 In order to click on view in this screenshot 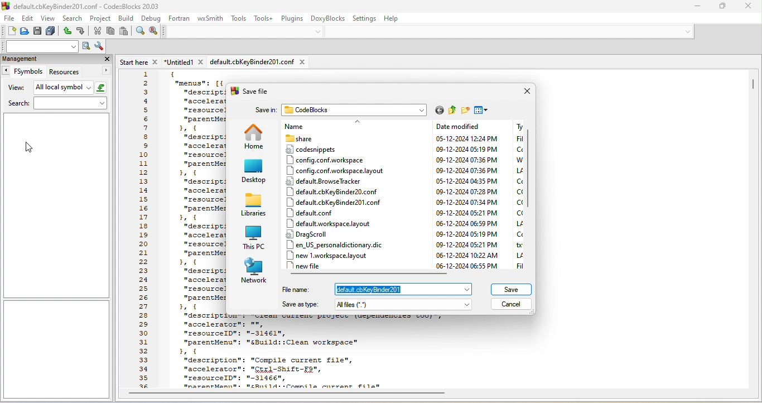, I will do `click(15, 88)`.